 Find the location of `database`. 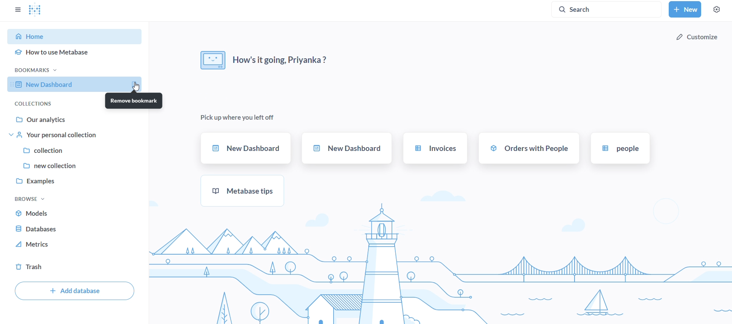

database is located at coordinates (35, 229).